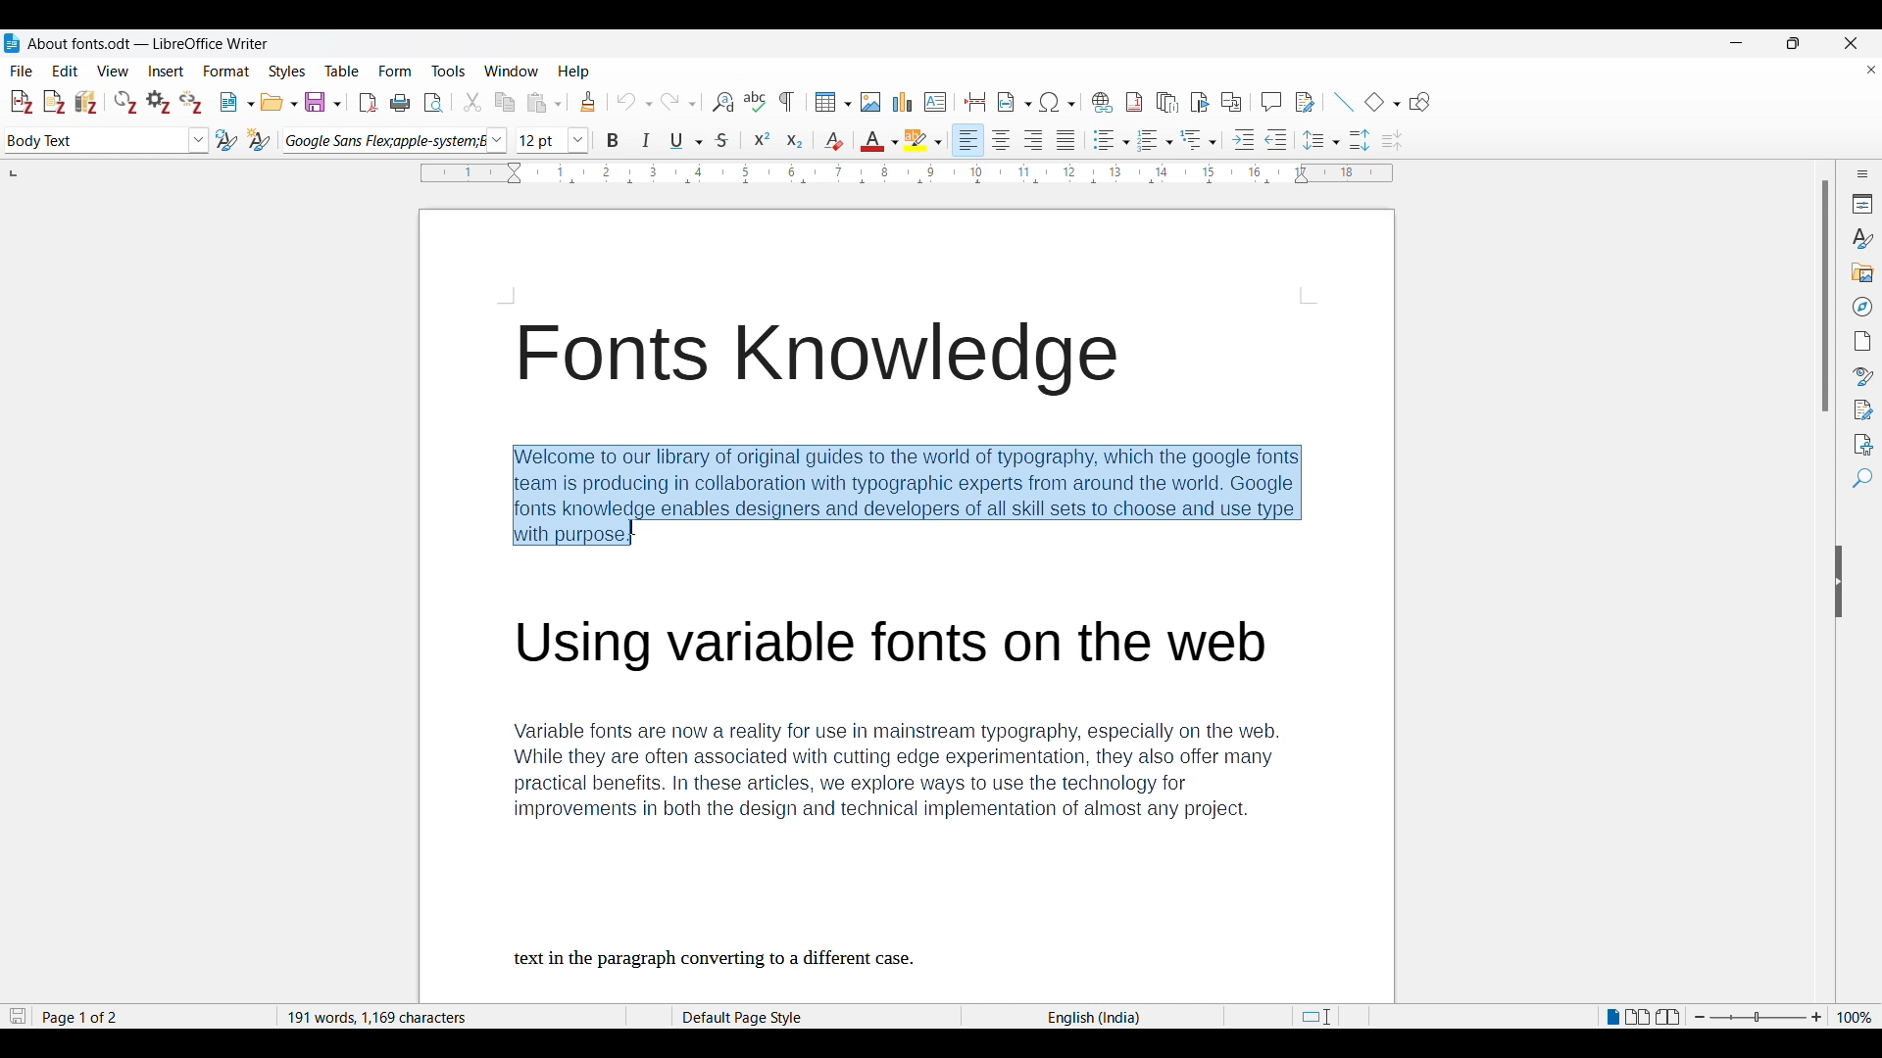 The width and height of the screenshot is (1882, 1058). What do you see at coordinates (1611, 1016) in the screenshot?
I see `Single page view` at bounding box center [1611, 1016].